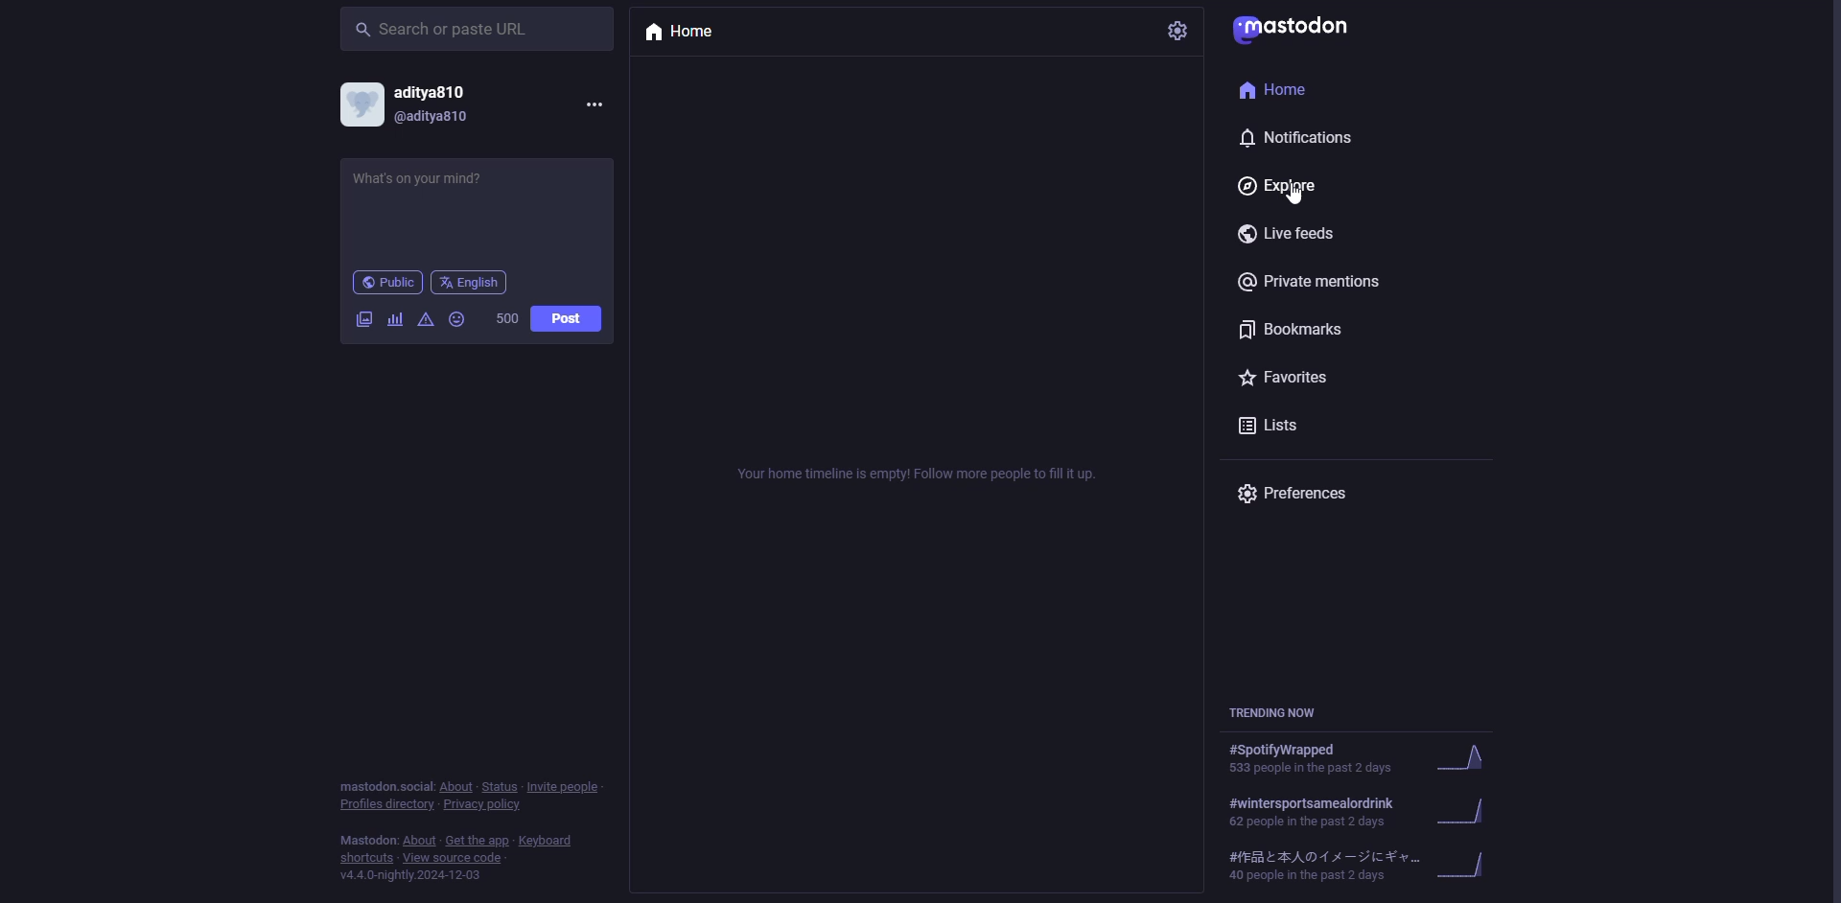 The image size is (1841, 903). Describe the element at coordinates (507, 318) in the screenshot. I see `500` at that location.